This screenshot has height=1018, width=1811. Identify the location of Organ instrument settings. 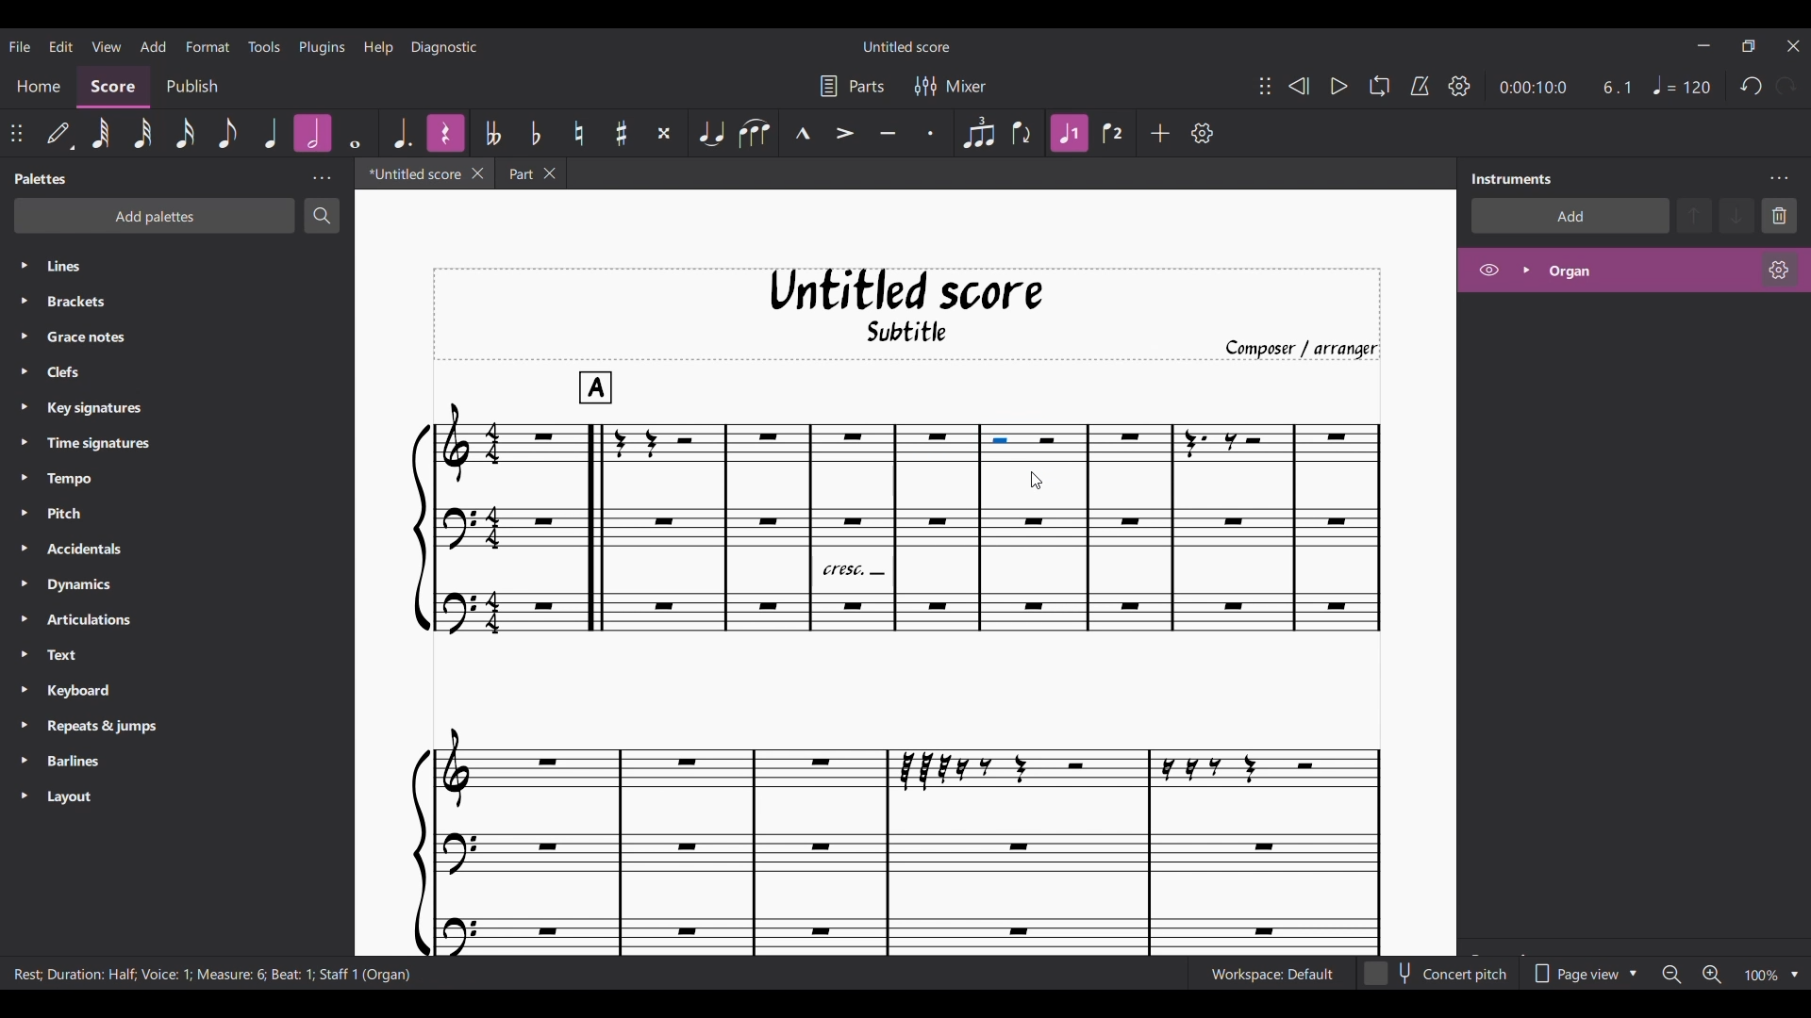
(1779, 270).